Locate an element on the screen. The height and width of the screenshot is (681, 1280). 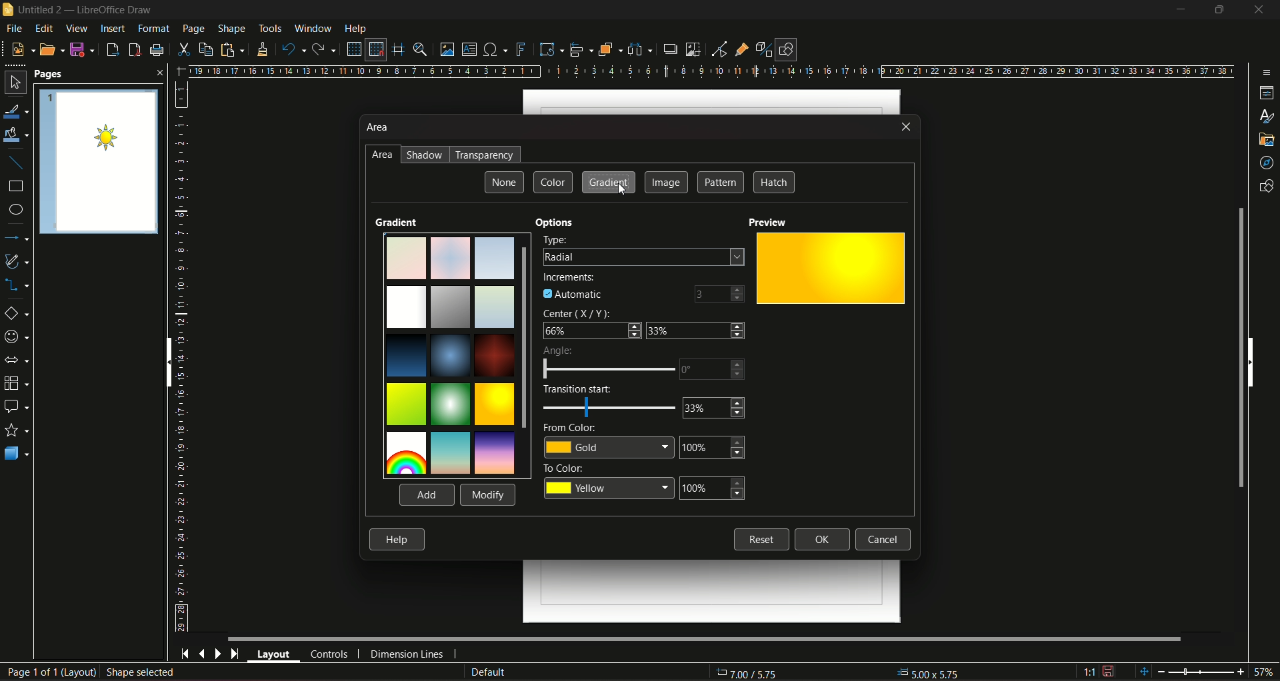
Modify is located at coordinates (489, 494).